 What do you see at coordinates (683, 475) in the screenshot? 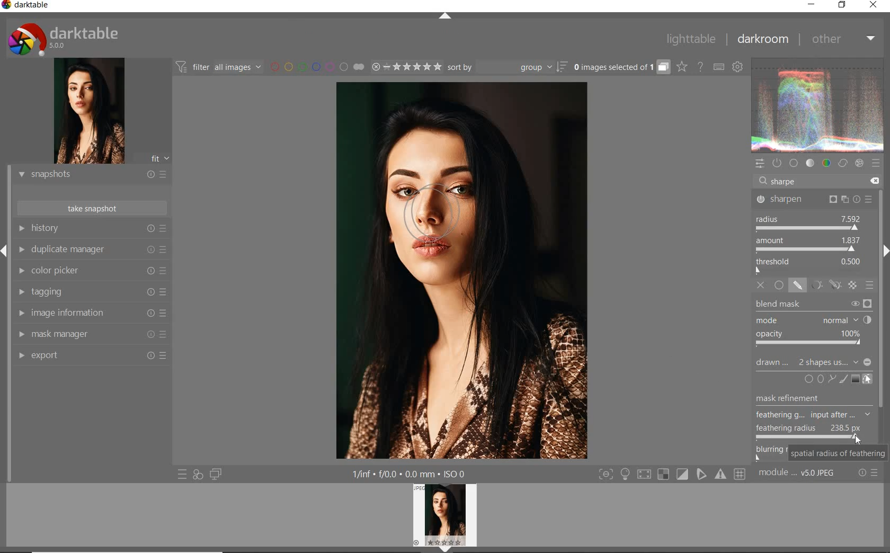
I see `sign ` at bounding box center [683, 475].